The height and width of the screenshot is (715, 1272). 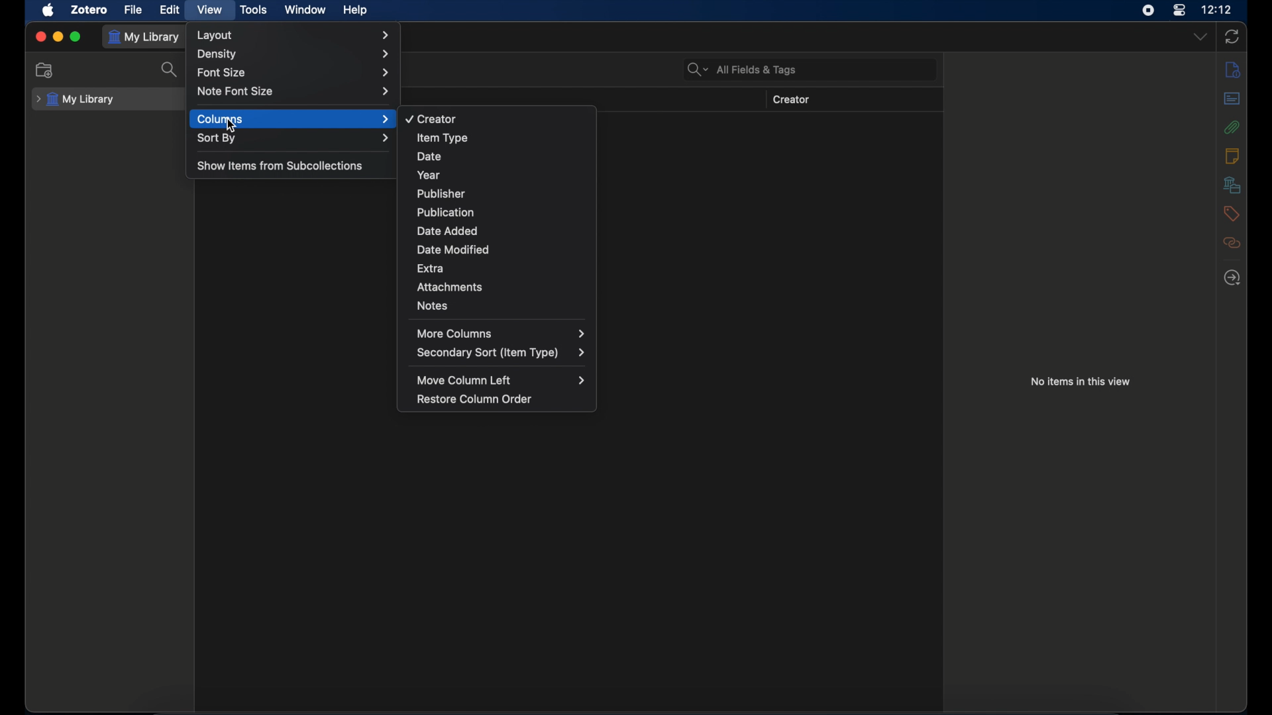 What do you see at coordinates (282, 165) in the screenshot?
I see `show item from subcollections` at bounding box center [282, 165].